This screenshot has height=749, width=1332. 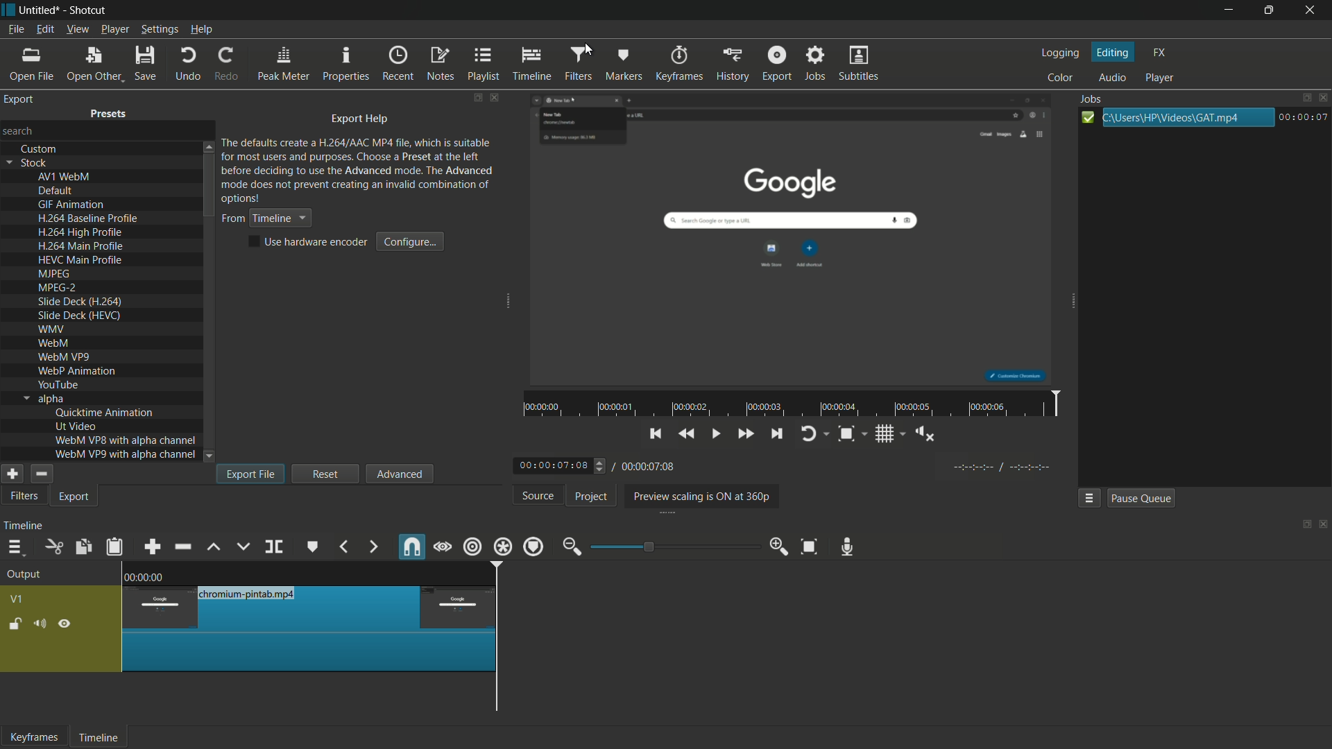 I want to click on scrub while dragging, so click(x=443, y=549).